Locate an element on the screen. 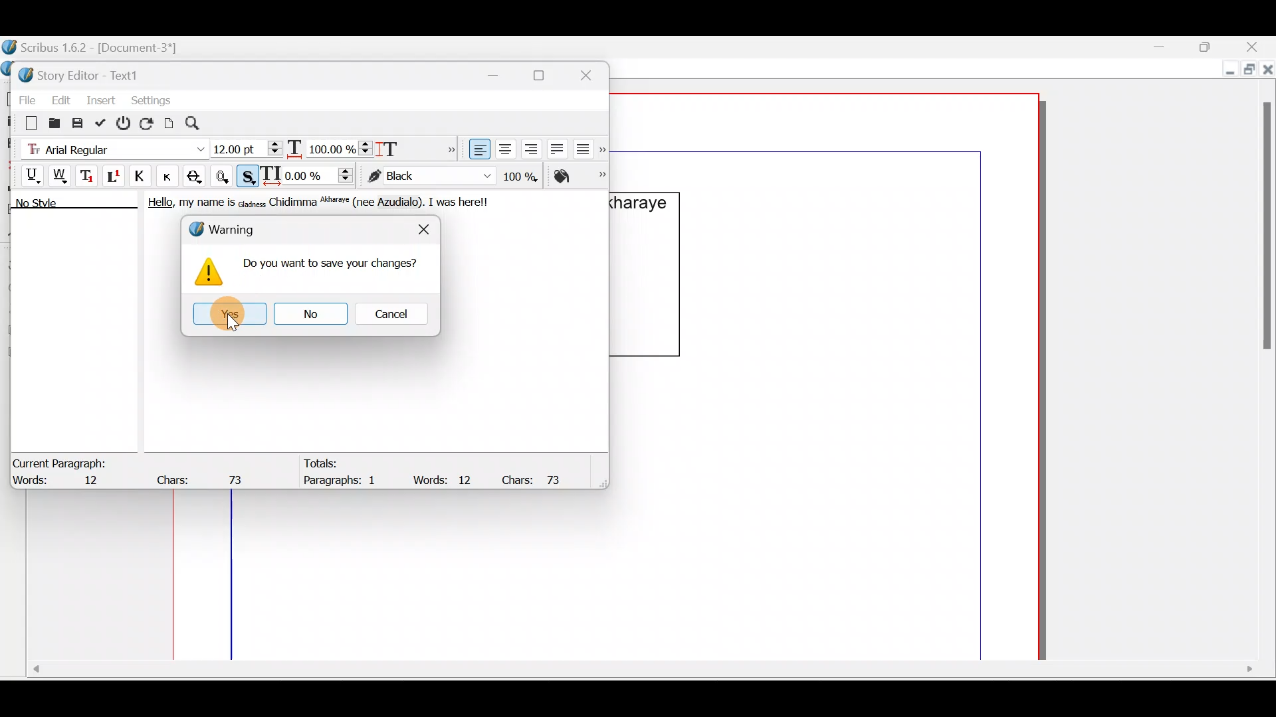 This screenshot has width=1276, height=717. Font type - Arial Regular is located at coordinates (110, 147).